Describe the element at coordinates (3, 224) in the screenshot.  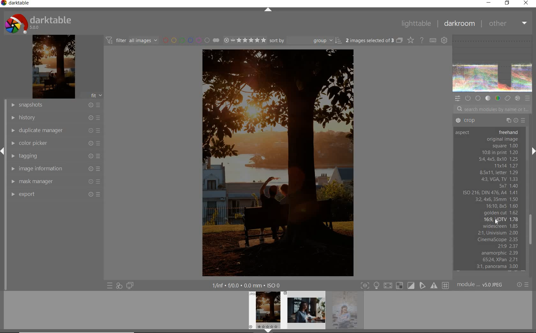
I see `vertical scroll bar` at that location.